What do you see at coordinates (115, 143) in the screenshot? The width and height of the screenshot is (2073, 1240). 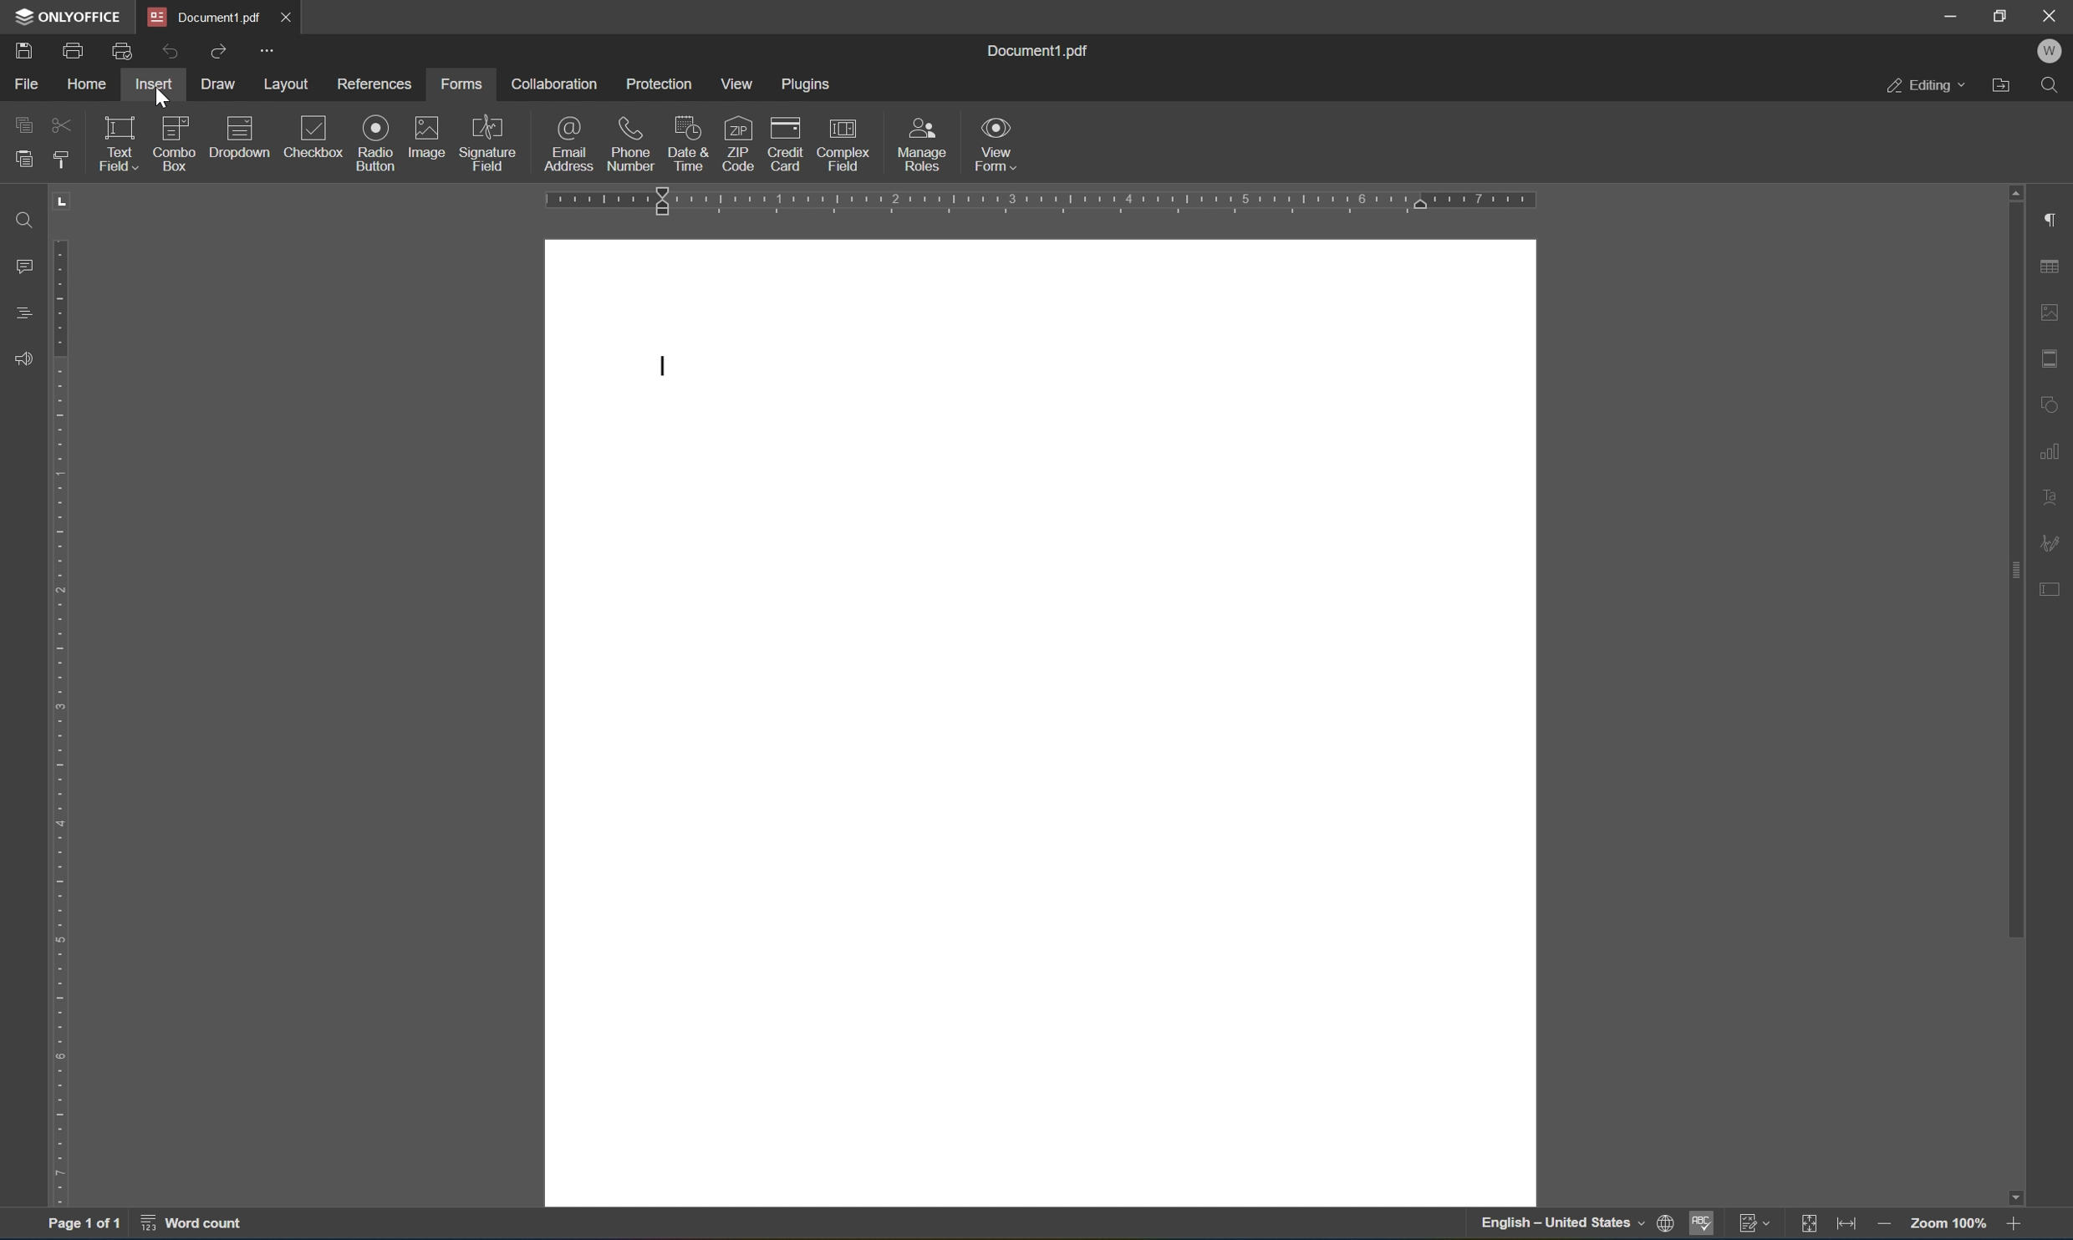 I see `text field` at bounding box center [115, 143].